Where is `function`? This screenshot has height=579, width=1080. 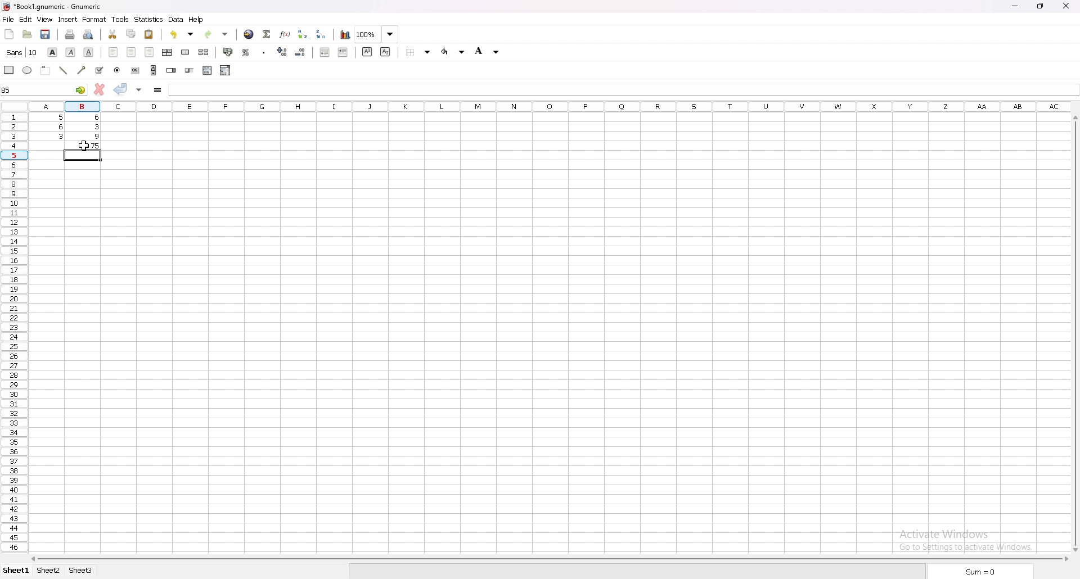
function is located at coordinates (285, 34).